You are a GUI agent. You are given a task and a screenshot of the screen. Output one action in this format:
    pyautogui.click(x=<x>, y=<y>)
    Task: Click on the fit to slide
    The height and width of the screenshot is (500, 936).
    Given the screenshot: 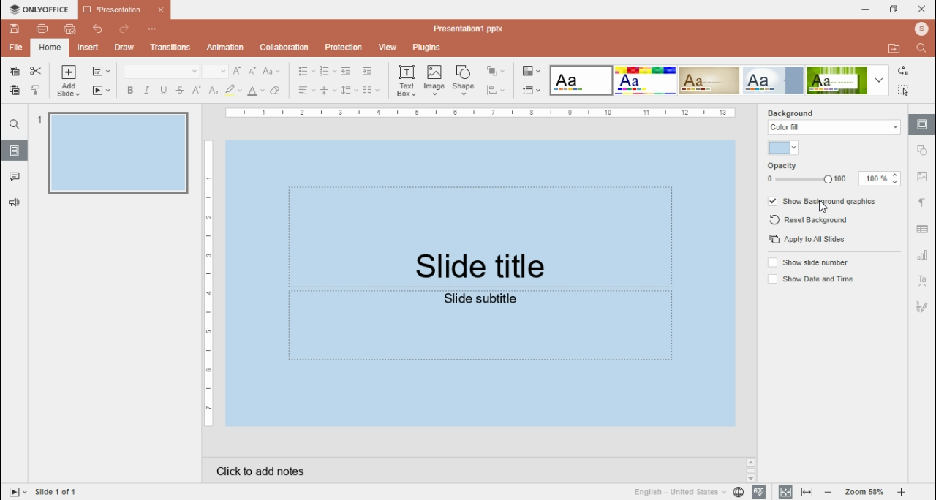 What is the action you would take?
    pyautogui.click(x=807, y=493)
    